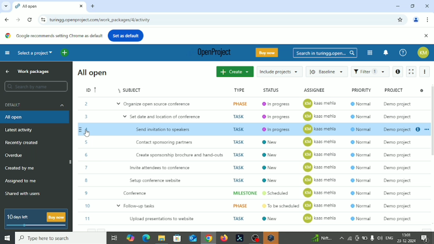  I want to click on hide sidebar, so click(71, 161).